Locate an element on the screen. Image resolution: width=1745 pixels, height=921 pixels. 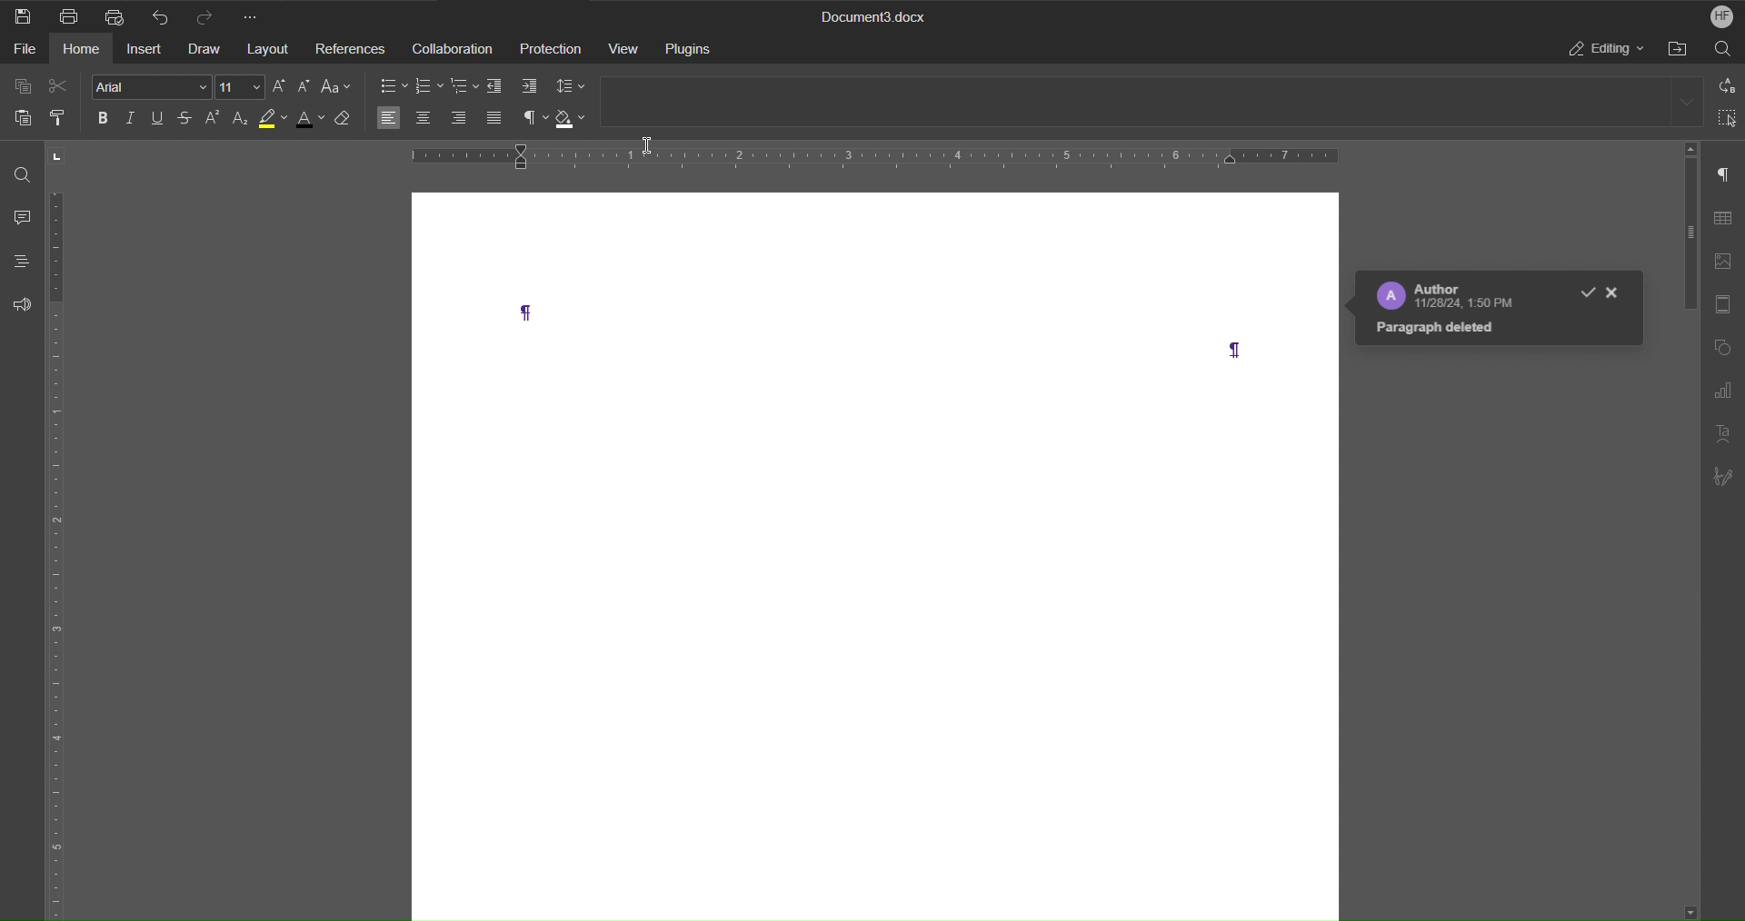
Subscript is located at coordinates (243, 117).